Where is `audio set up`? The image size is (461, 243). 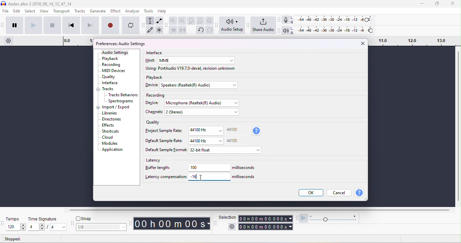 audio set up is located at coordinates (233, 25).